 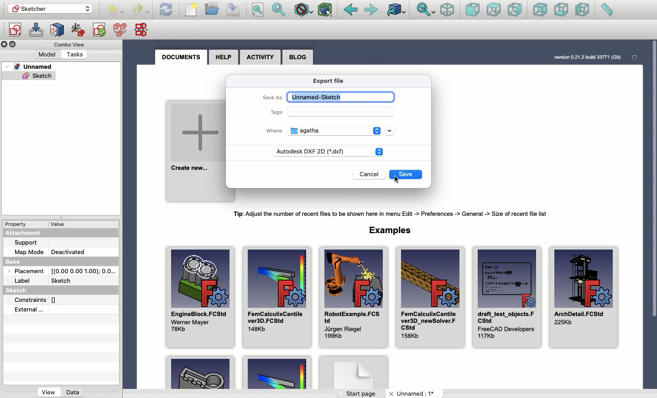 What do you see at coordinates (278, 10) in the screenshot?
I see `Fit selection` at bounding box center [278, 10].